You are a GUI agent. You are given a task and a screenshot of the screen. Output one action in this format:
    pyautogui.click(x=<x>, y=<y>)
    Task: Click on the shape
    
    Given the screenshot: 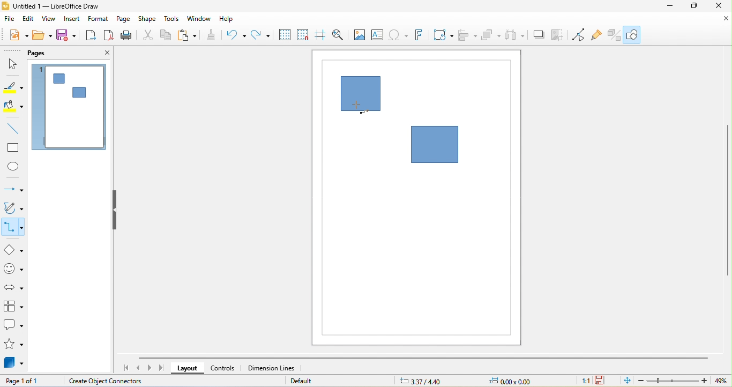 What is the action you would take?
    pyautogui.click(x=147, y=19)
    